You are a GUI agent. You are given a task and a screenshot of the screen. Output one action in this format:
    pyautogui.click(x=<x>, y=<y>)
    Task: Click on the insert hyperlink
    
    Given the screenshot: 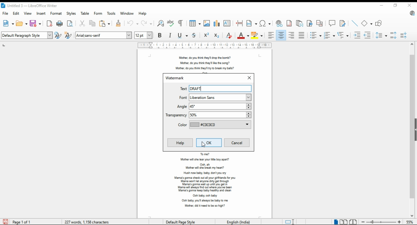 What is the action you would take?
    pyautogui.click(x=278, y=23)
    